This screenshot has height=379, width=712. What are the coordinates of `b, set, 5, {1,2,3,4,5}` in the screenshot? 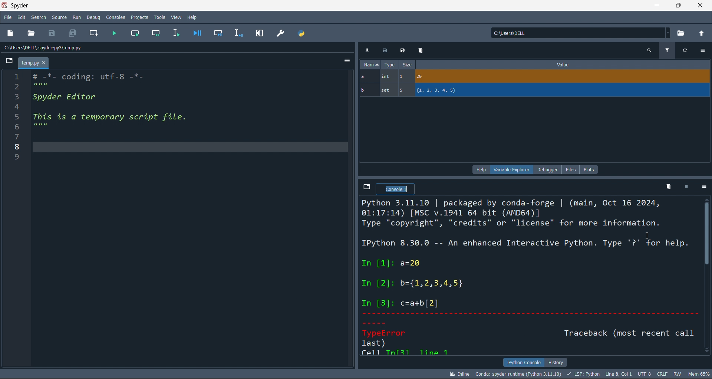 It's located at (535, 91).